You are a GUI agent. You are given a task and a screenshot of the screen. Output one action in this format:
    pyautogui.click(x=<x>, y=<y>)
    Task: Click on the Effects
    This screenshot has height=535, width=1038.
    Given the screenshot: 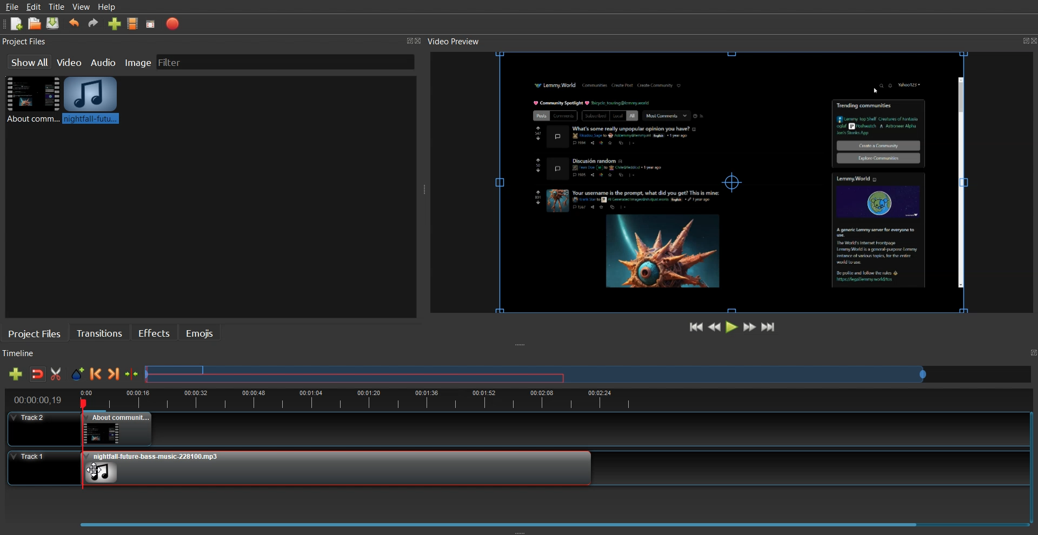 What is the action you would take?
    pyautogui.click(x=154, y=332)
    